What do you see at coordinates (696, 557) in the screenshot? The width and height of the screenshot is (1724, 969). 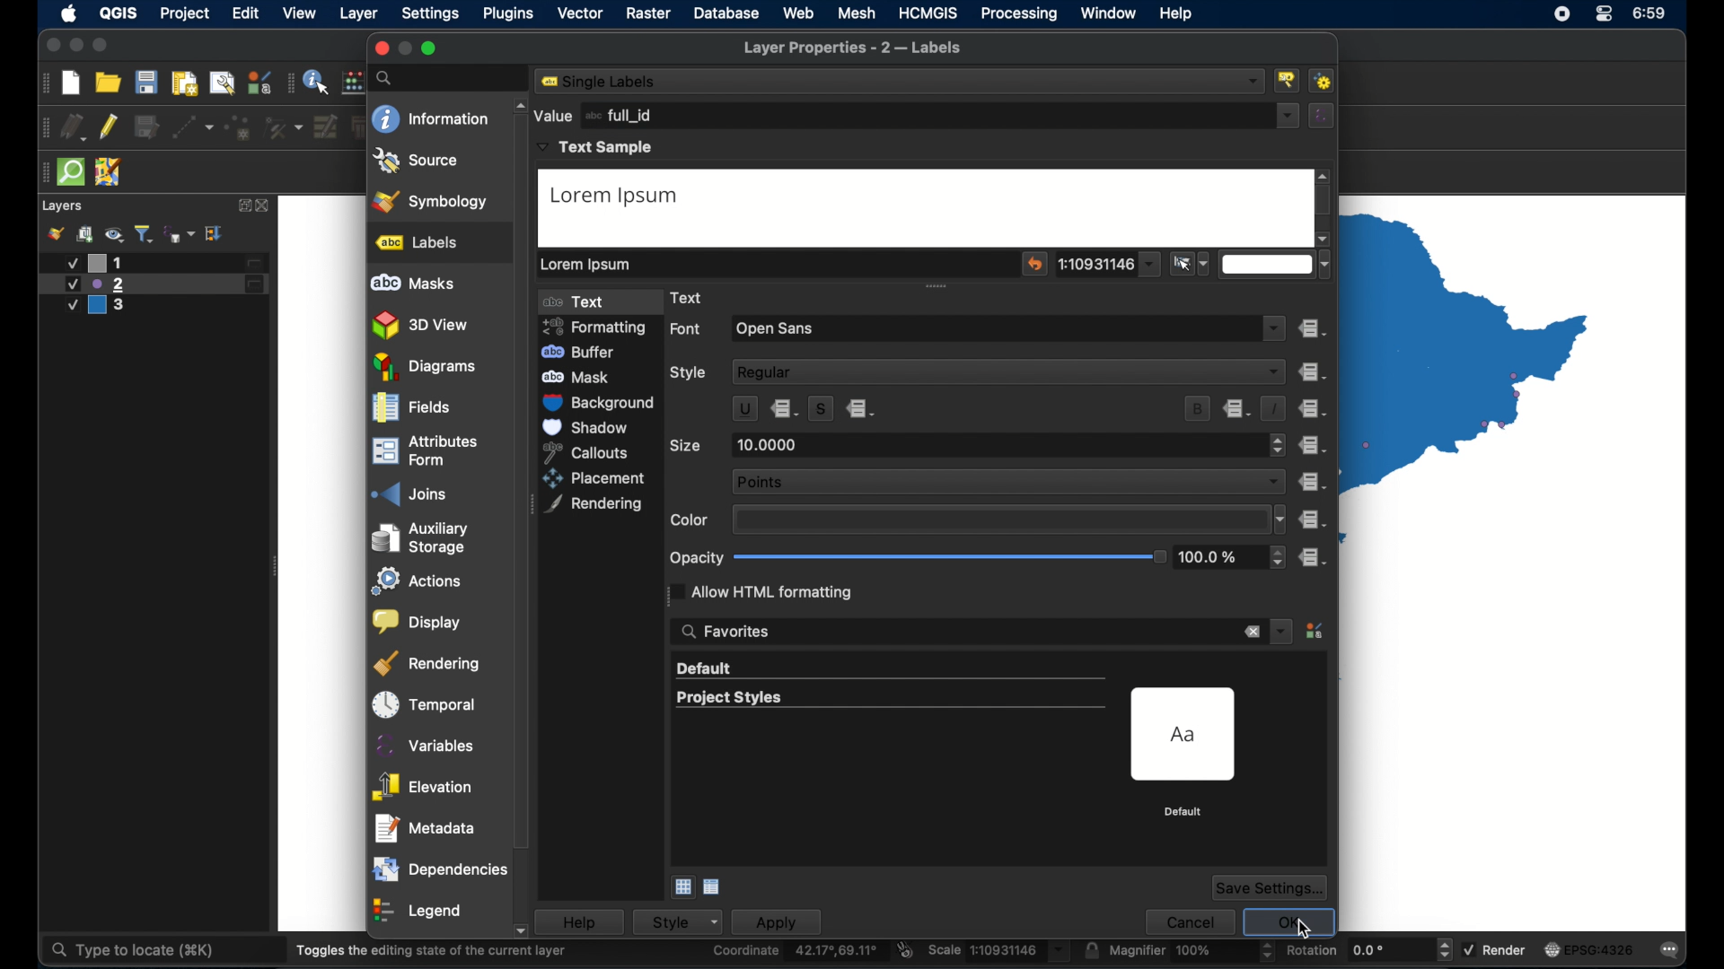 I see `opacity` at bounding box center [696, 557].